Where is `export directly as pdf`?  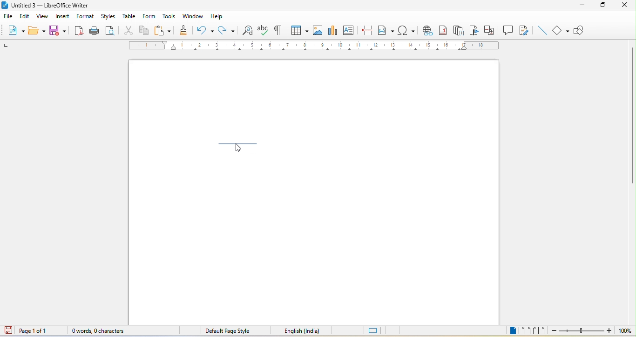 export directly as pdf is located at coordinates (78, 30).